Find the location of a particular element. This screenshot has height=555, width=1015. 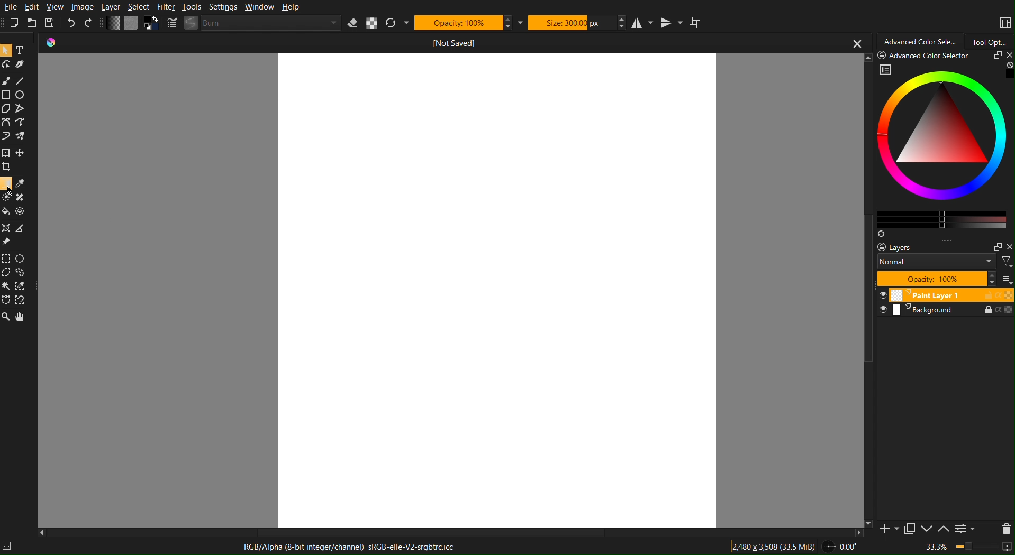

Copy is located at coordinates (910, 531).